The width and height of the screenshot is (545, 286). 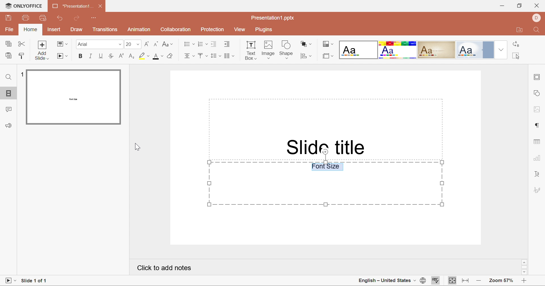 I want to click on Start slideshow, so click(x=63, y=57).